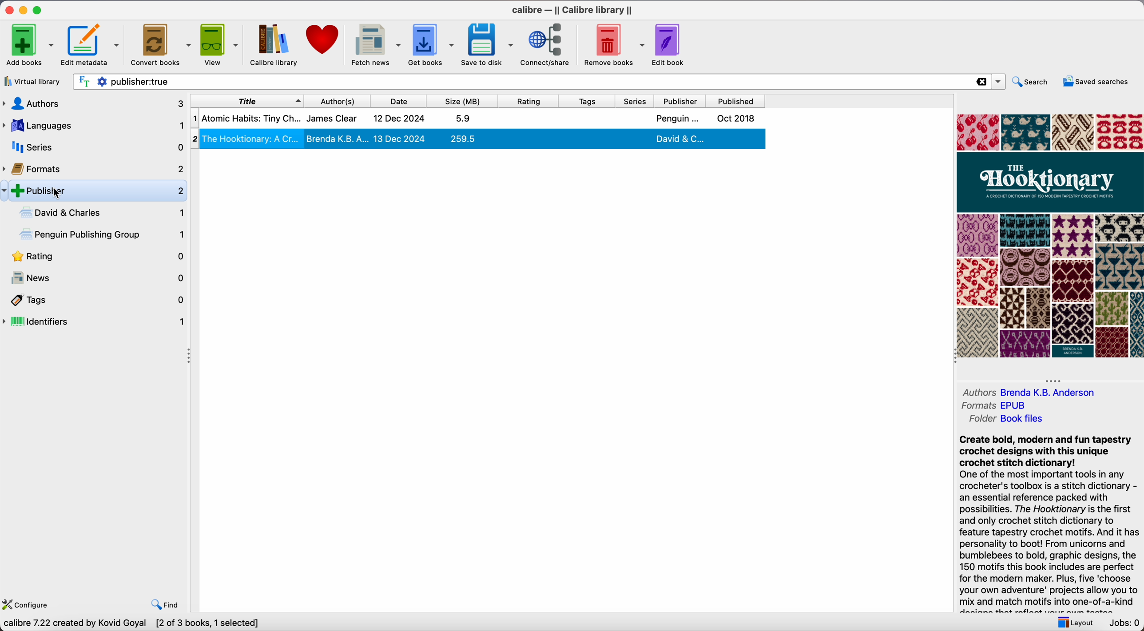 The image size is (1144, 631). What do you see at coordinates (1032, 81) in the screenshot?
I see `search` at bounding box center [1032, 81].